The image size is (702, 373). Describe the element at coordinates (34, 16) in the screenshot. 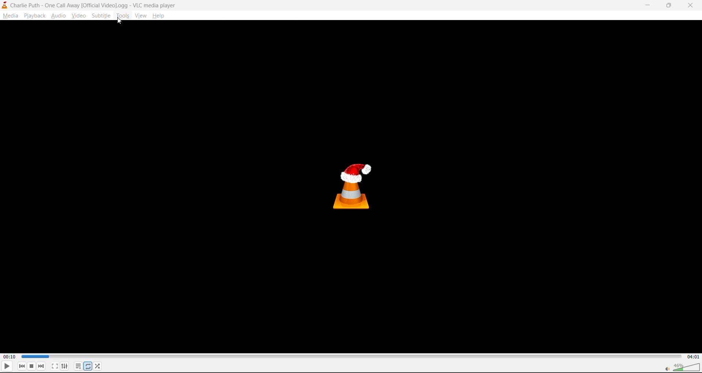

I see `playback` at that location.